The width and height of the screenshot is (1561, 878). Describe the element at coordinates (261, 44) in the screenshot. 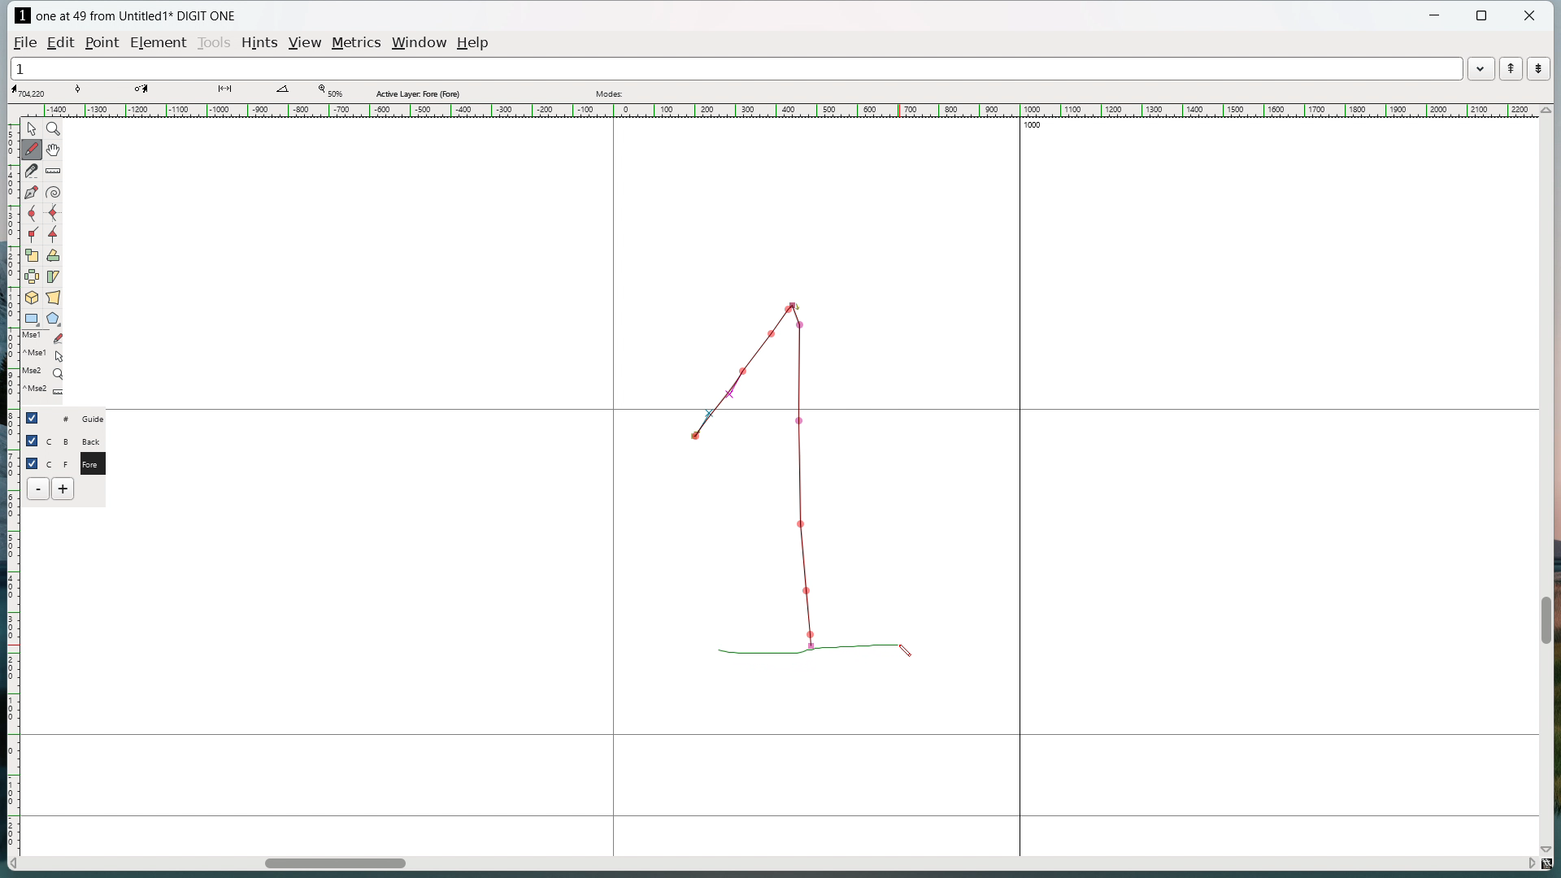

I see `hints` at that location.